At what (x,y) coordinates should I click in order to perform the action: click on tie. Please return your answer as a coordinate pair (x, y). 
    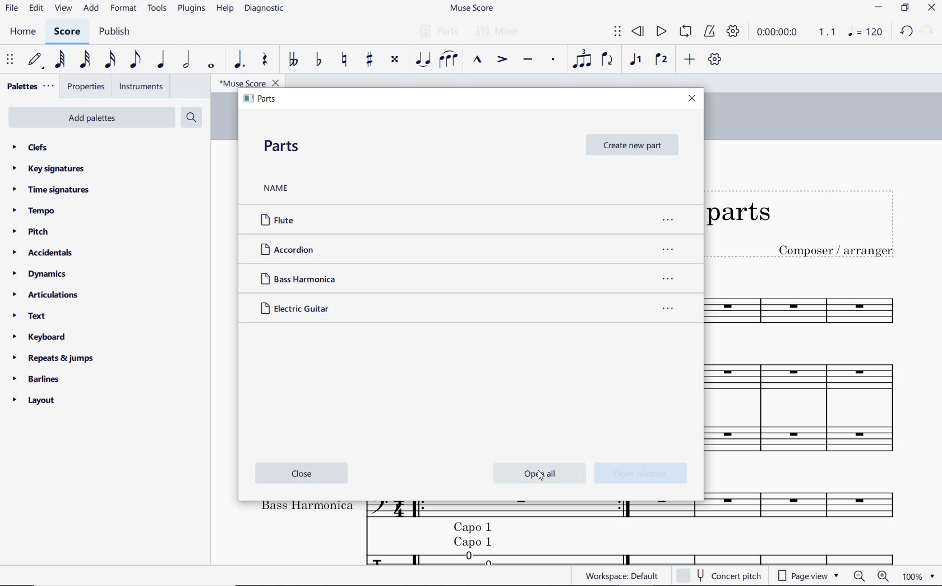
    Looking at the image, I should click on (423, 60).